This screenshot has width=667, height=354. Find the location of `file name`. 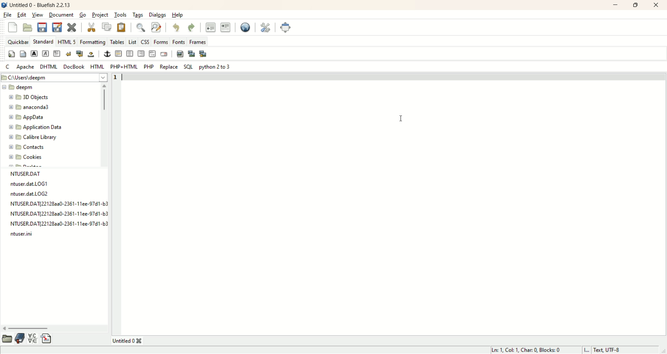

file name is located at coordinates (33, 174).